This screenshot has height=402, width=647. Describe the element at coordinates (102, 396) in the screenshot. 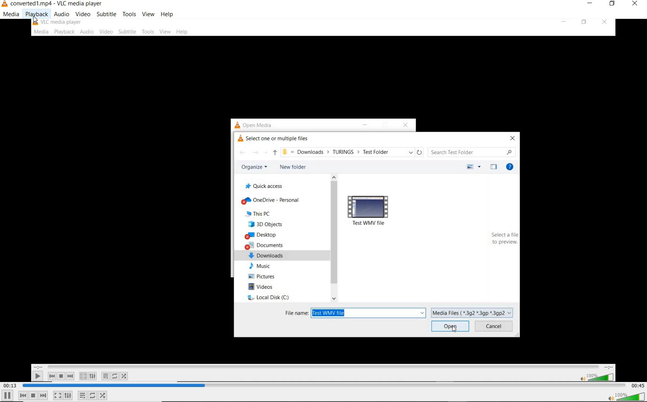

I see `random` at that location.